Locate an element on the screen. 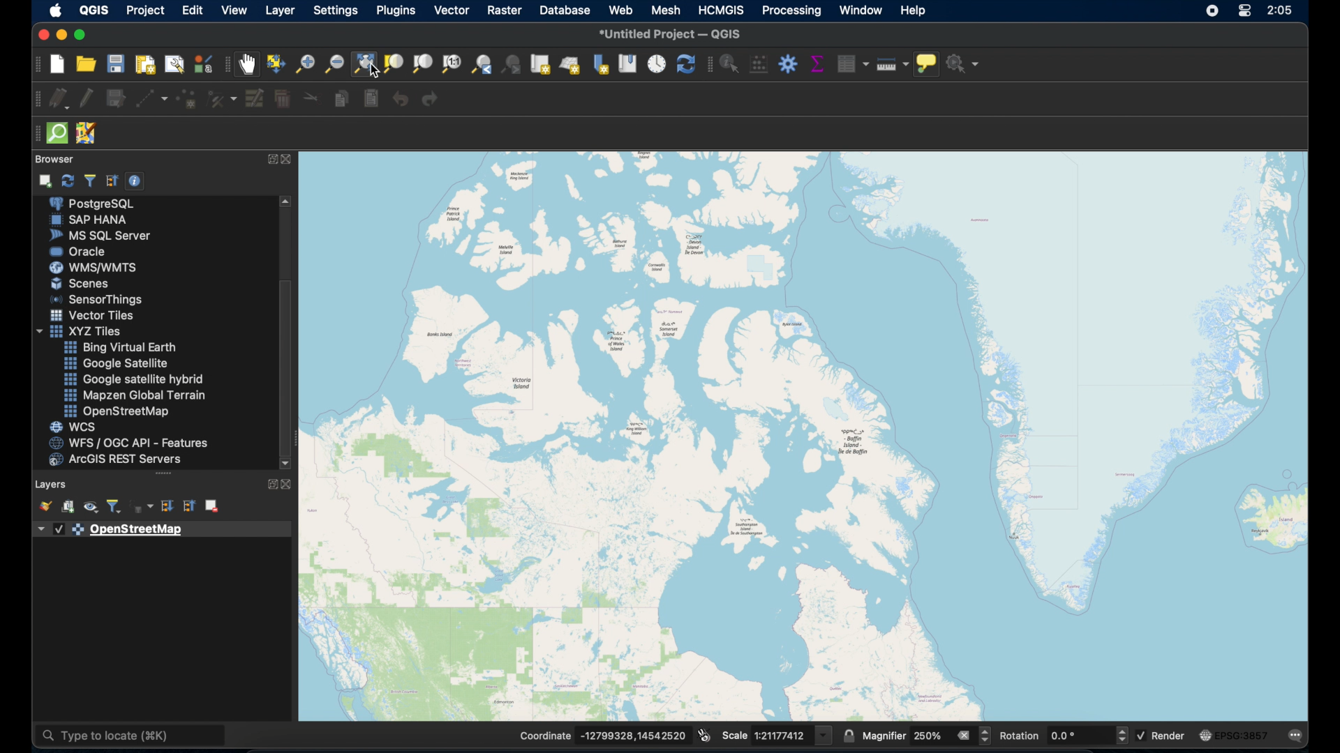 This screenshot has height=753, width=1340. wcs is located at coordinates (76, 427).